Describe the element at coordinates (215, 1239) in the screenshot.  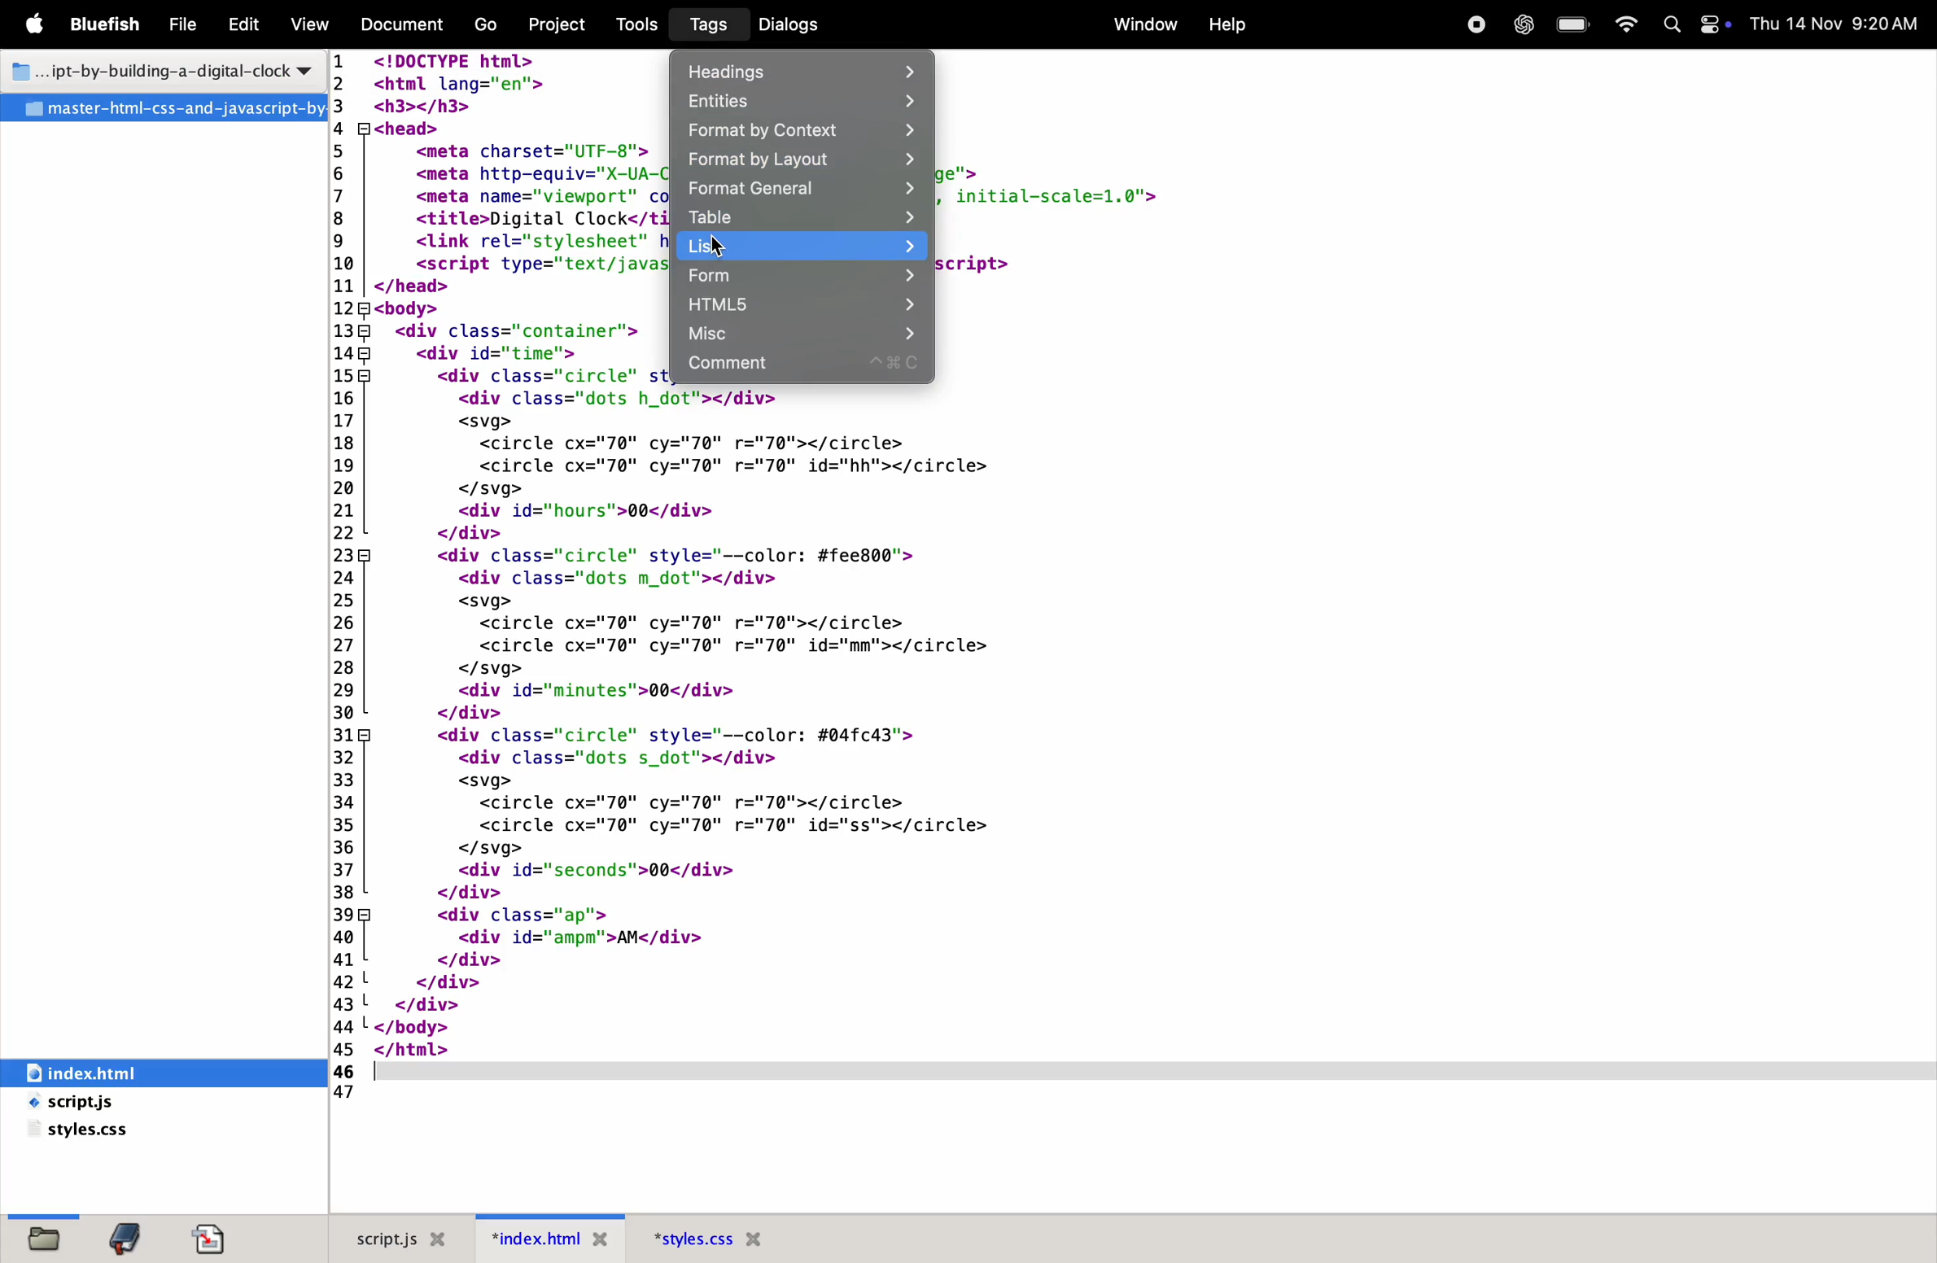
I see `document` at that location.